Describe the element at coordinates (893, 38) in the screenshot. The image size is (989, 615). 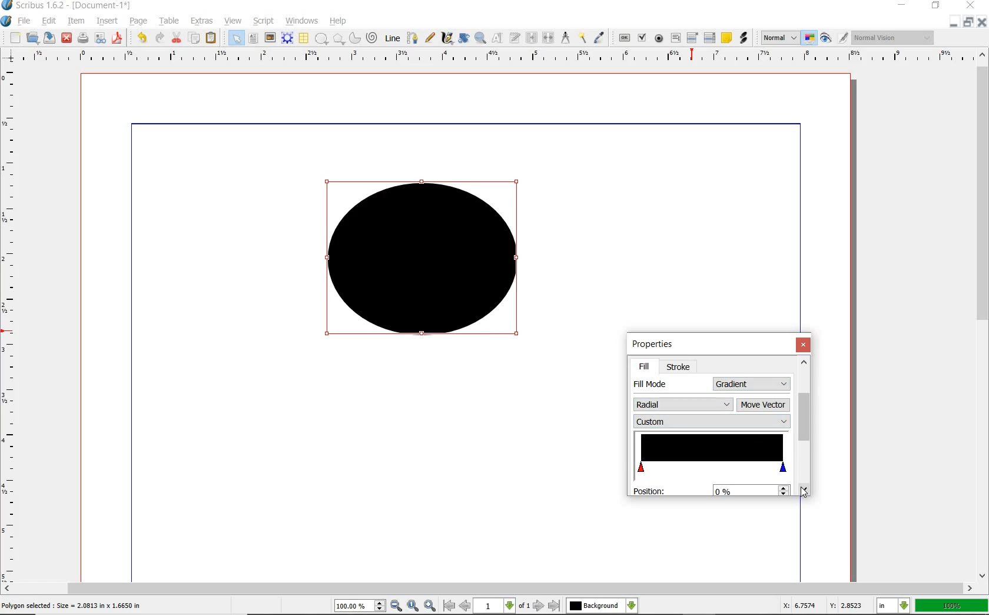
I see `visual appearance of the display` at that location.